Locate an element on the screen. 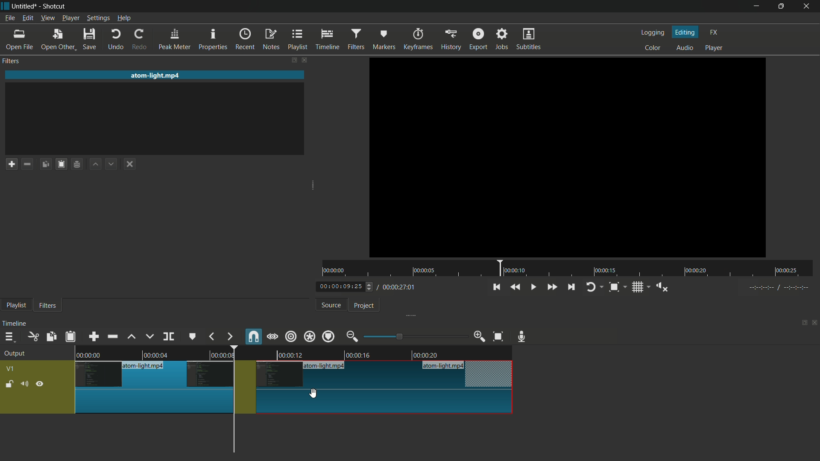  cut is located at coordinates (34, 336).